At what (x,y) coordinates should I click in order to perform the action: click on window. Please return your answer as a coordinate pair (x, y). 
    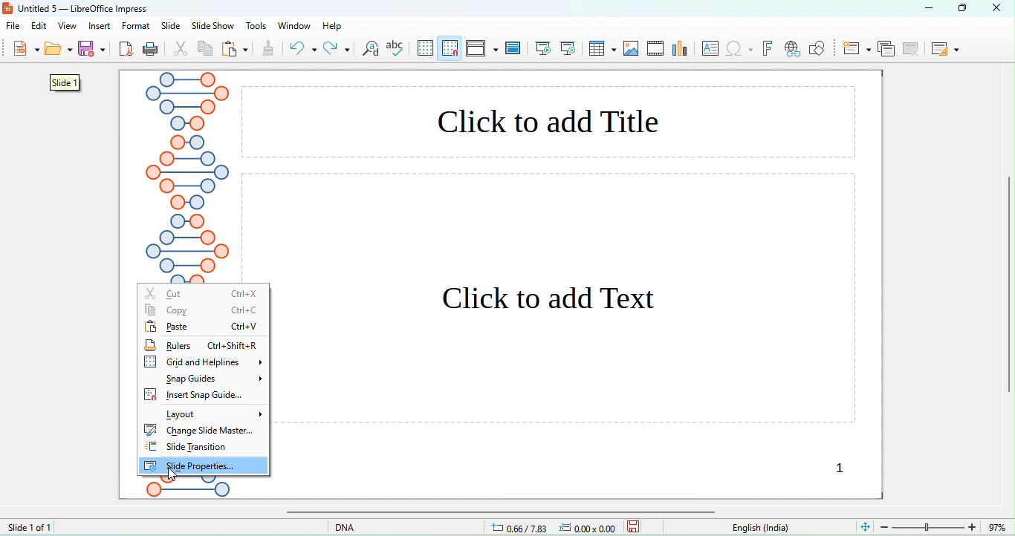
    Looking at the image, I should click on (293, 25).